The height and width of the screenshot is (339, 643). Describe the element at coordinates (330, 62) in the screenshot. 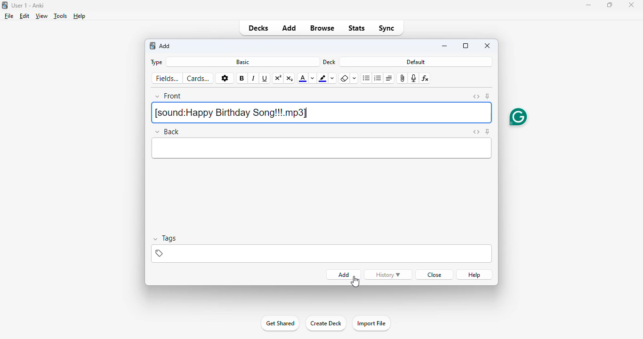

I see `deck` at that location.